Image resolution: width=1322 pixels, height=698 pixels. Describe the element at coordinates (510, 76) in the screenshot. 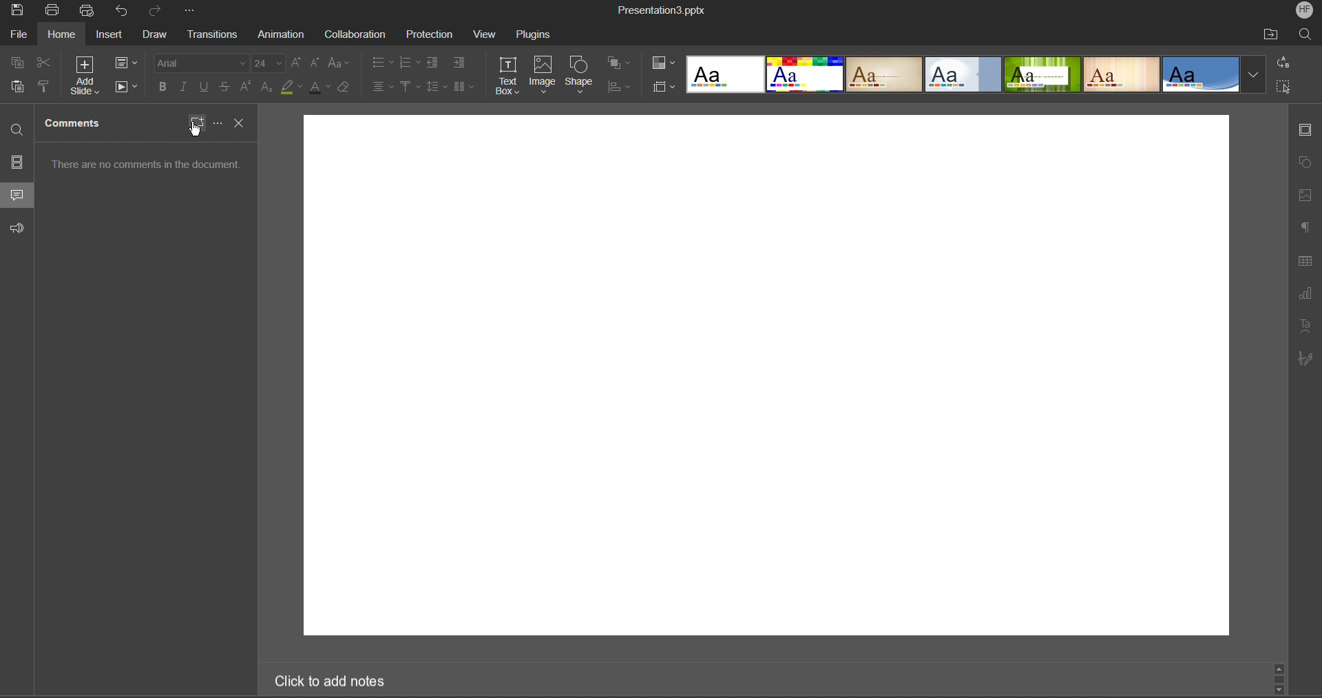

I see `Text Box` at that location.